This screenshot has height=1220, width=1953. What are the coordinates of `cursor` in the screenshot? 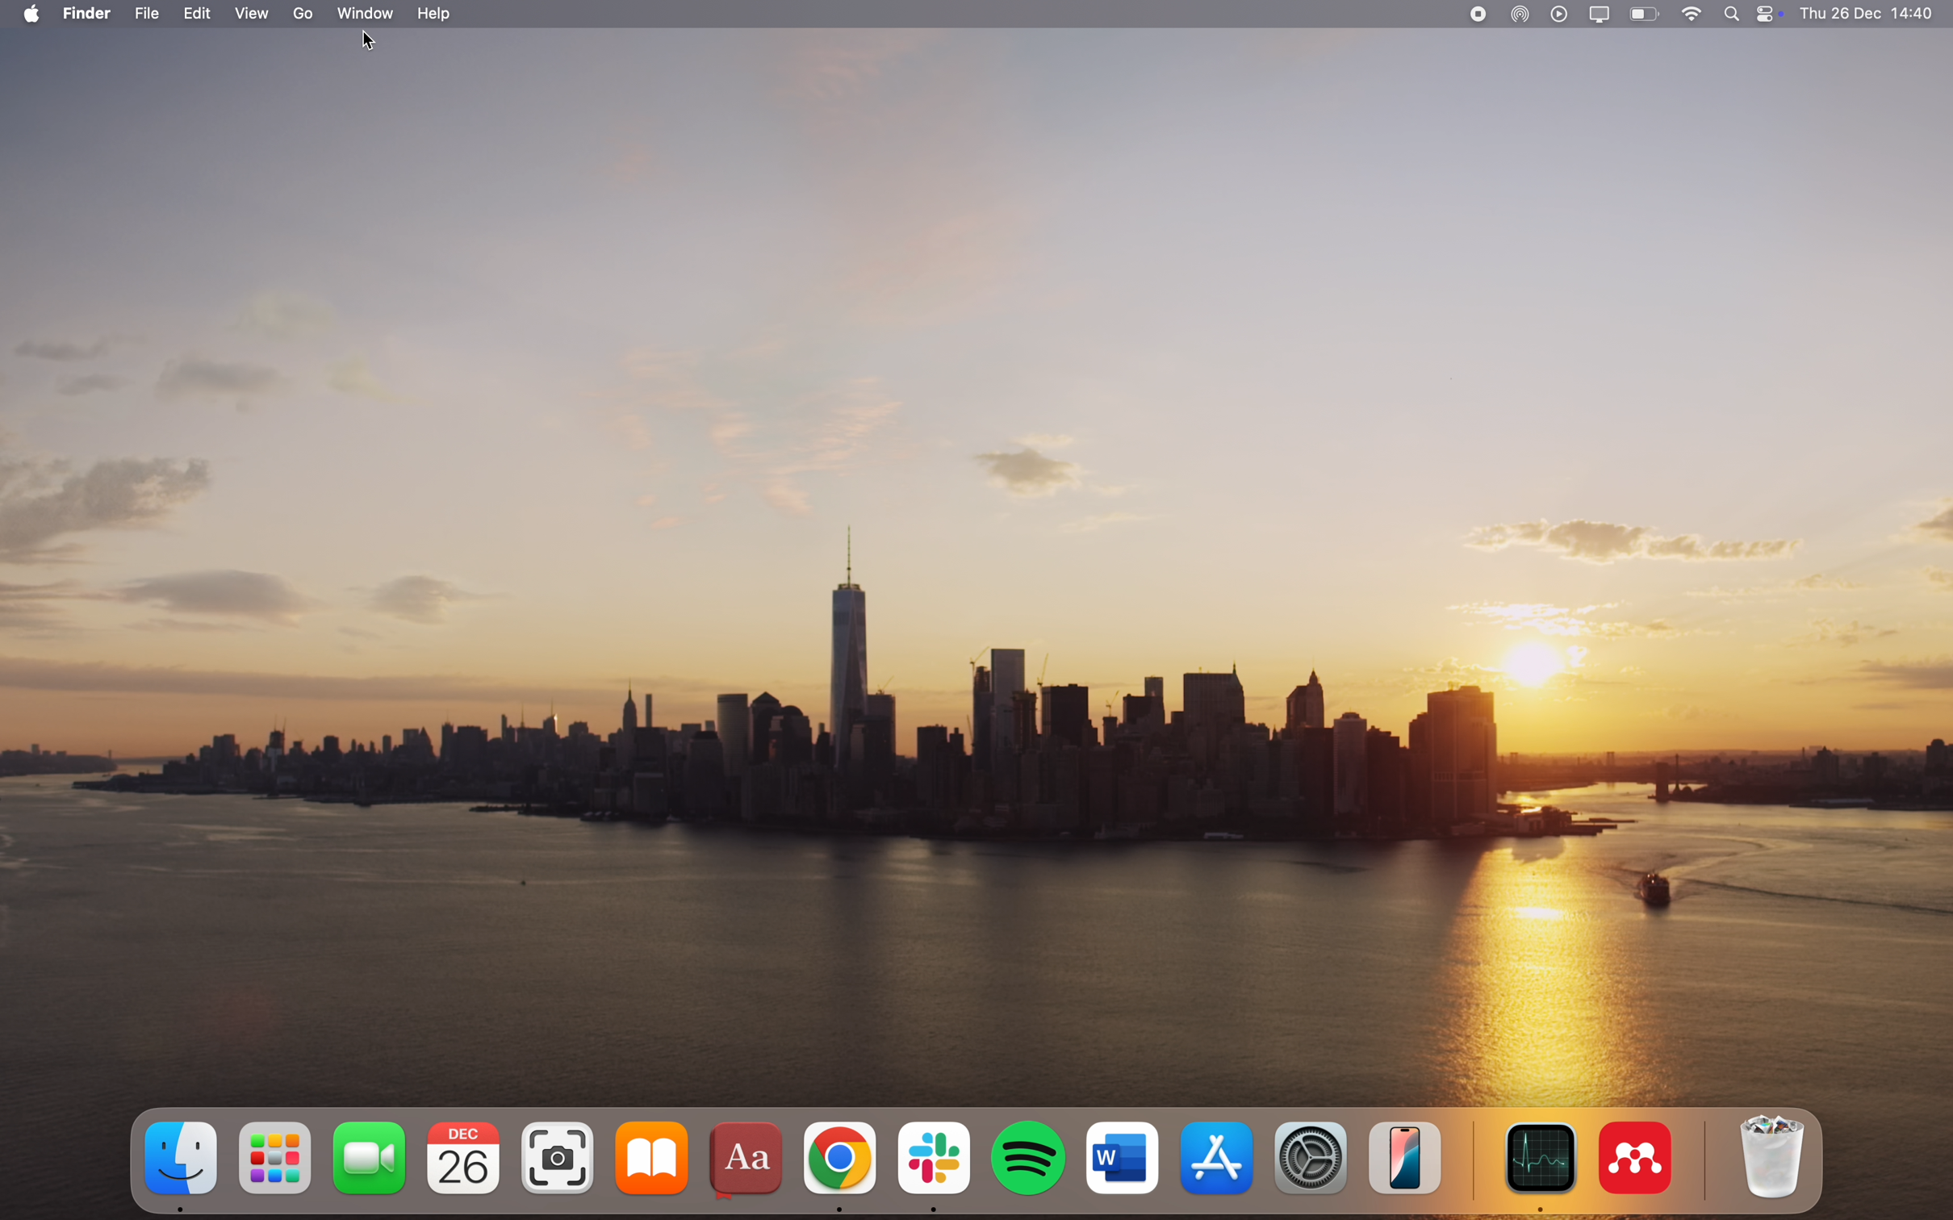 It's located at (367, 42).